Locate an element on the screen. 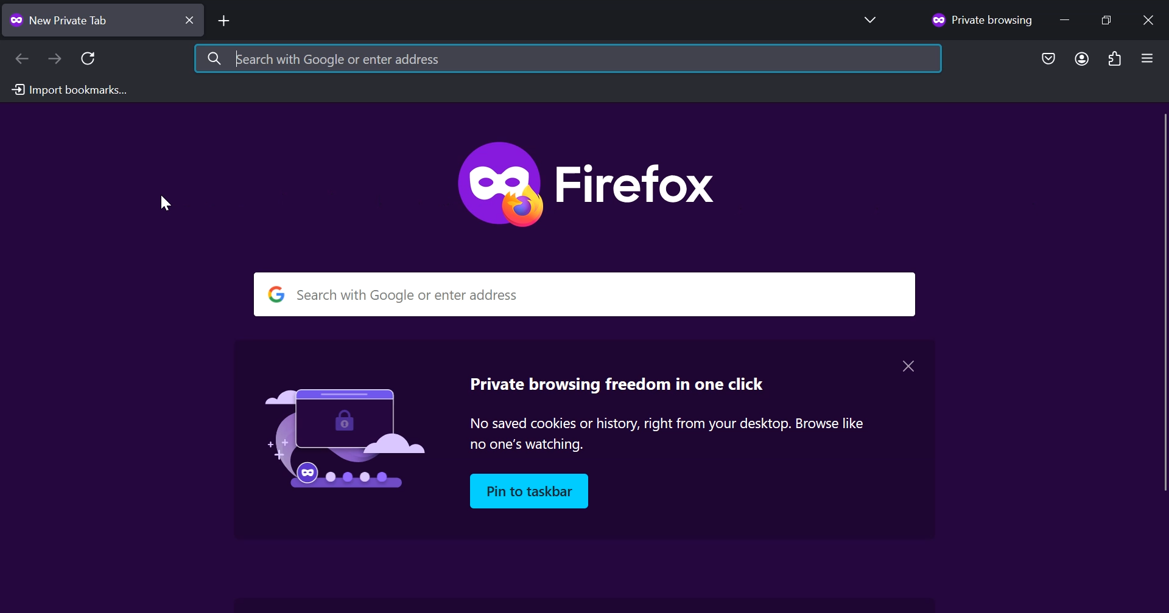  no saved cookies or history, right from your desktop. browse like no one's watching. is located at coordinates (665, 434).